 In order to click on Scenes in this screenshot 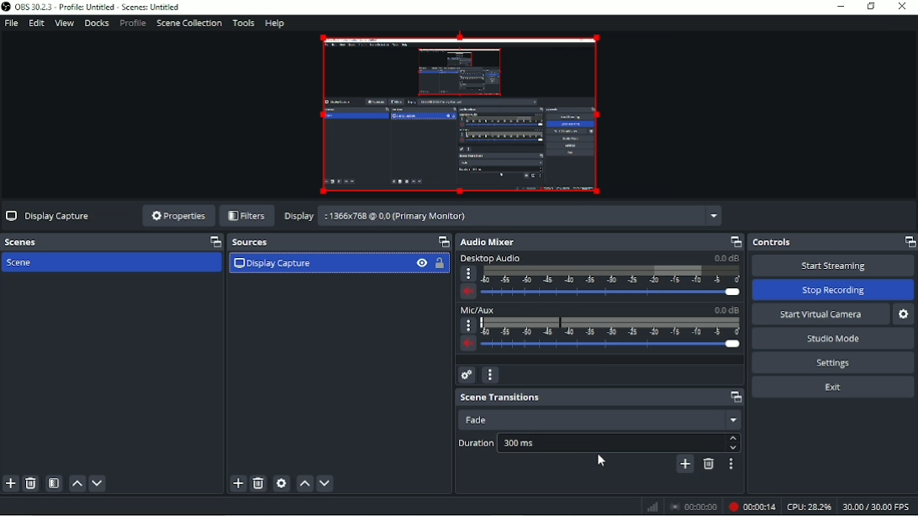, I will do `click(327, 241)`.